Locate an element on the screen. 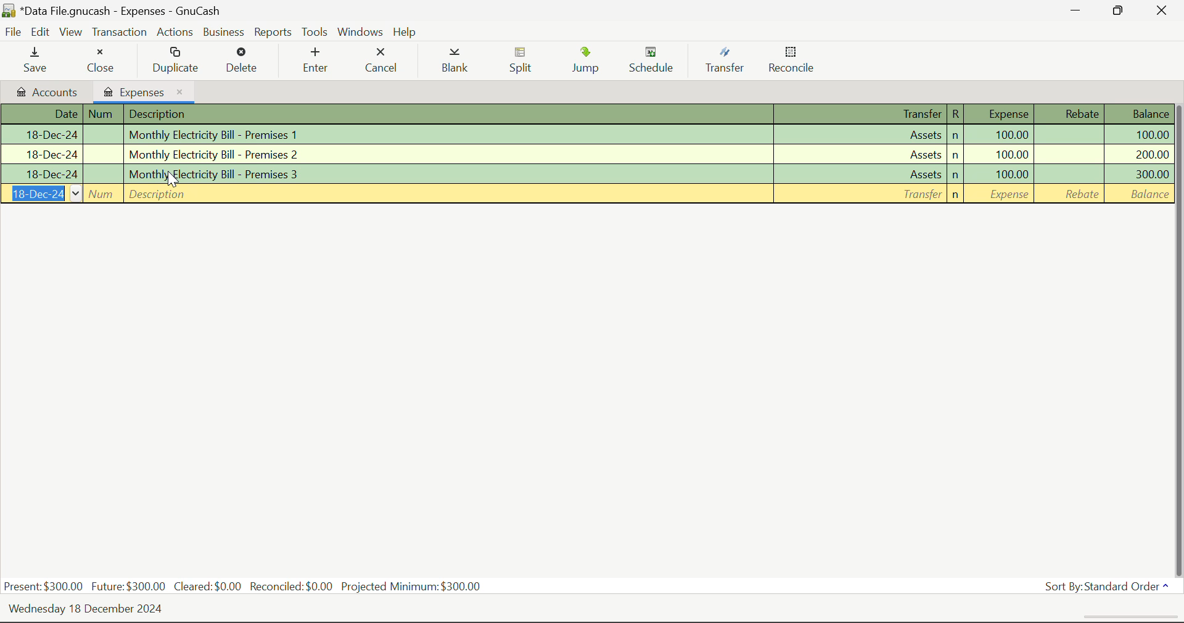  View is located at coordinates (71, 35).